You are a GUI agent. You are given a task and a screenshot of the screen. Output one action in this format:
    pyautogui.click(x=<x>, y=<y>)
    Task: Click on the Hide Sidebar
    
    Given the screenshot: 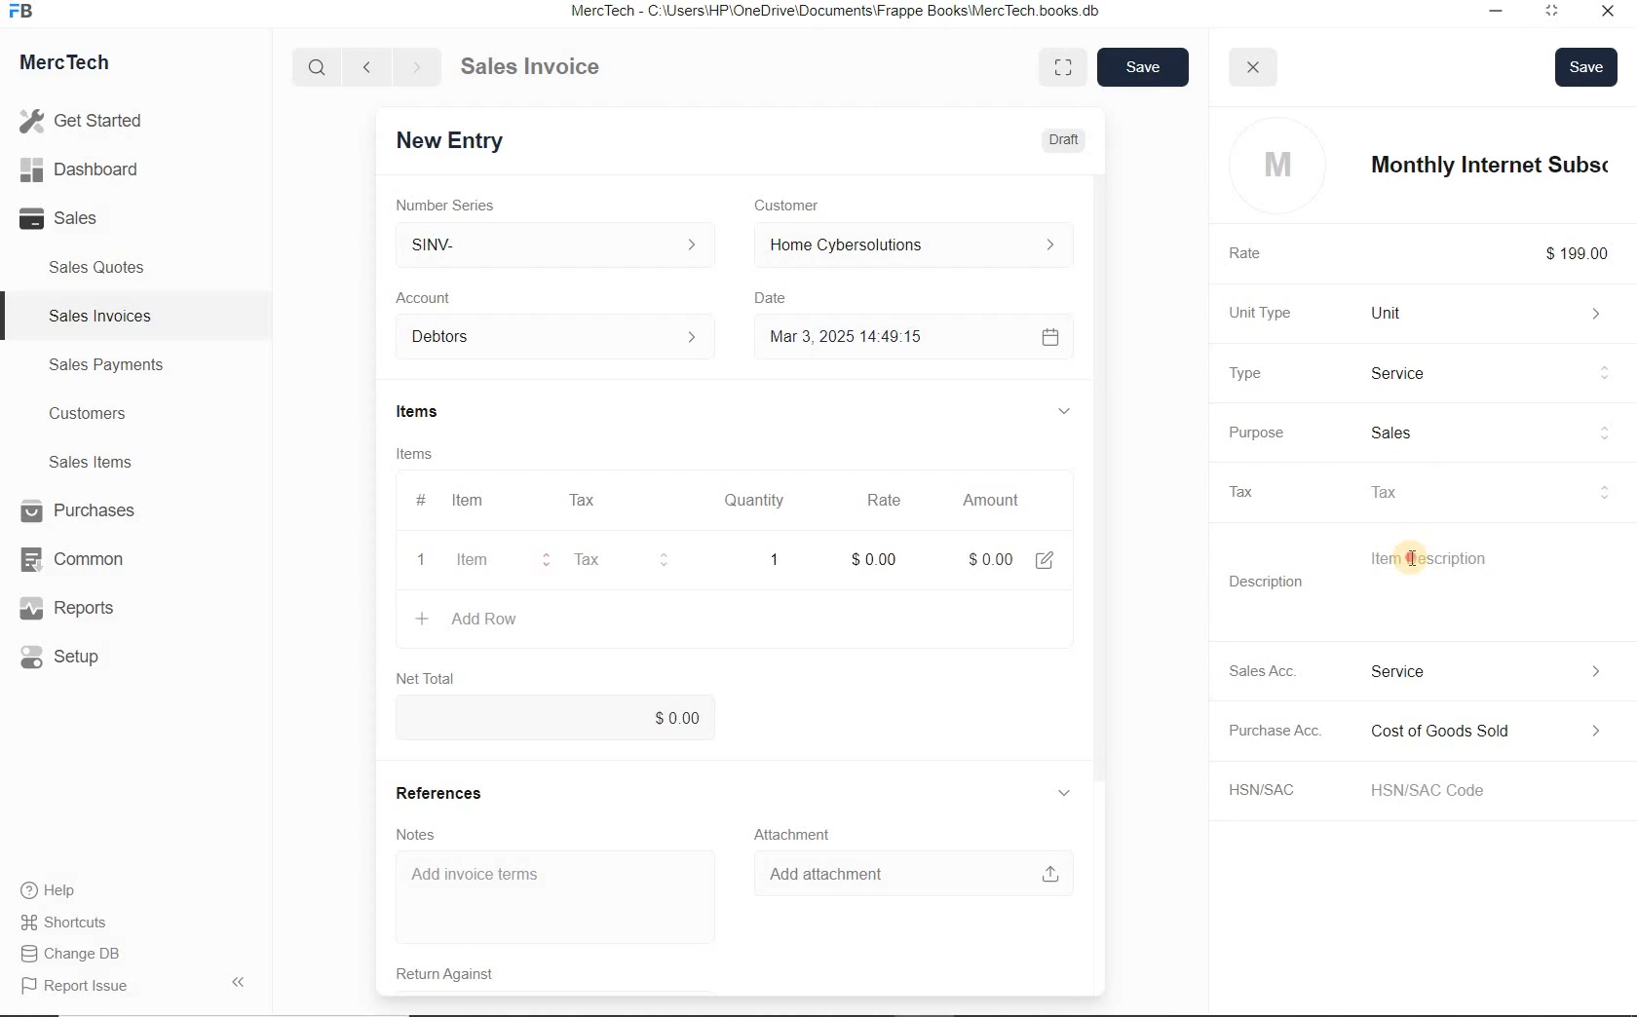 What is the action you would take?
    pyautogui.click(x=237, y=981)
    